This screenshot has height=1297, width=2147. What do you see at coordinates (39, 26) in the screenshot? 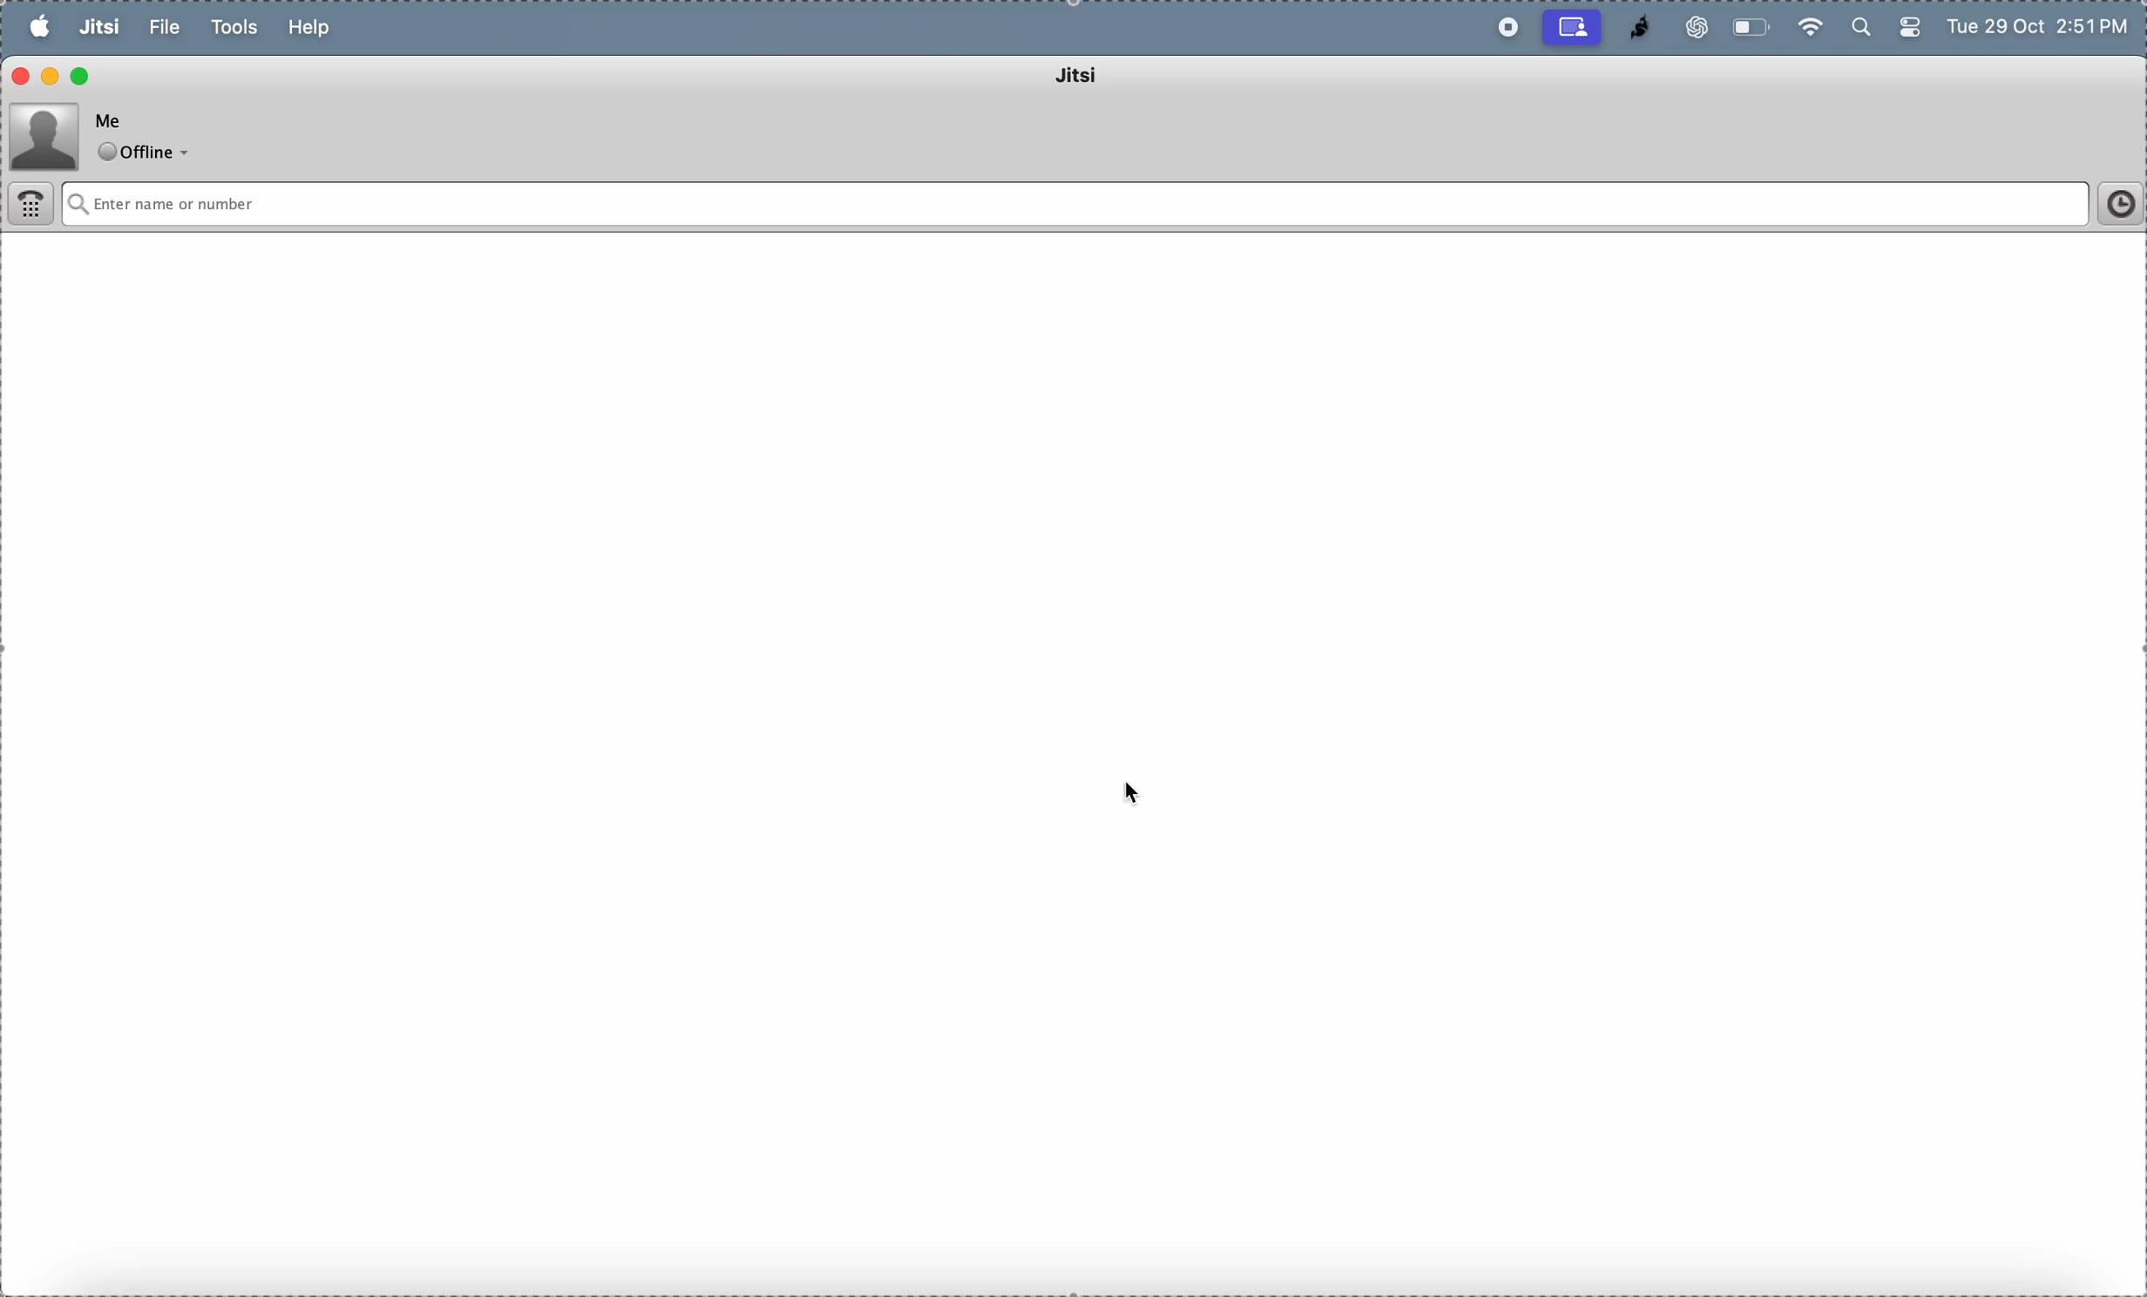
I see `apple menu` at bounding box center [39, 26].